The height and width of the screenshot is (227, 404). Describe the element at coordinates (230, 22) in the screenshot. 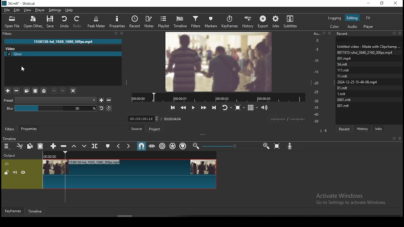

I see `keyframes` at that location.